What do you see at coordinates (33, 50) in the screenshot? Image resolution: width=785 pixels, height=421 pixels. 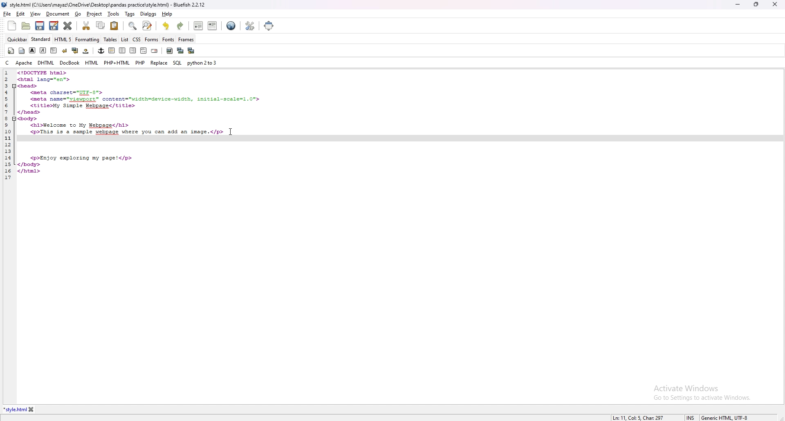 I see `bold` at bounding box center [33, 50].